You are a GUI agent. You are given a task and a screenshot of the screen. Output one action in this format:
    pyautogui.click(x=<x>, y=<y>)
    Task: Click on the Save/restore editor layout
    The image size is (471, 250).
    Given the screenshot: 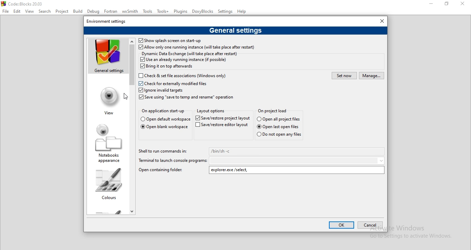 What is the action you would take?
    pyautogui.click(x=223, y=125)
    